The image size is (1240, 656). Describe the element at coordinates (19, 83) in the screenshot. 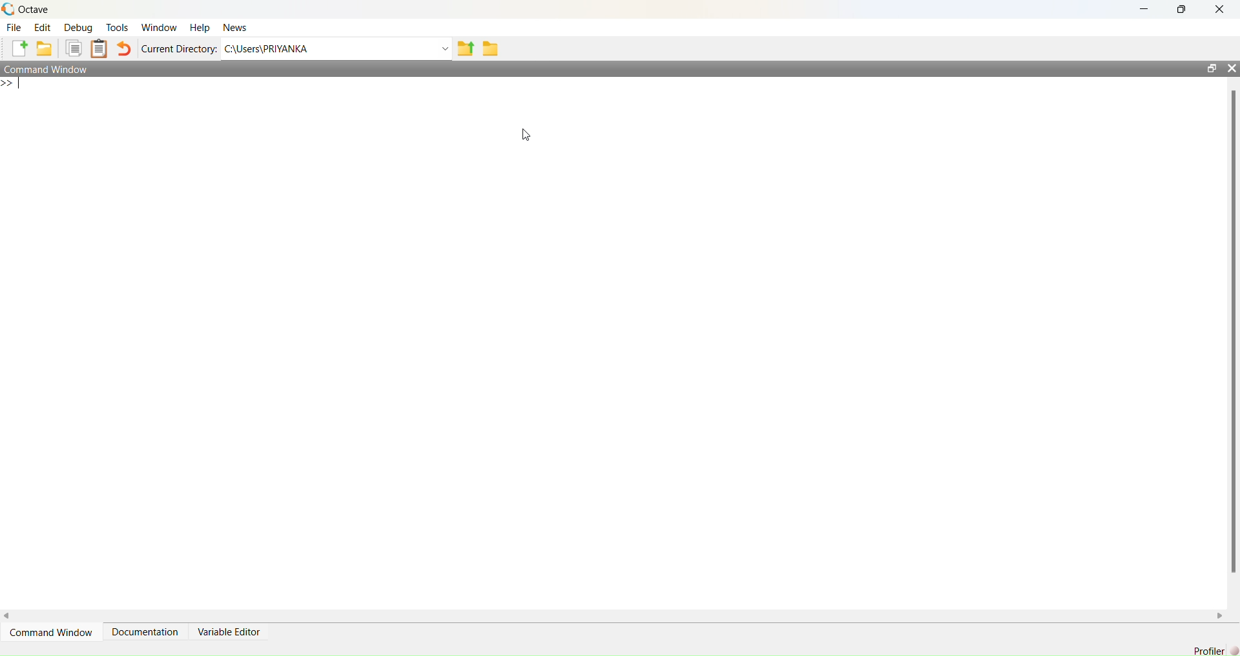

I see `typing indicator` at that location.